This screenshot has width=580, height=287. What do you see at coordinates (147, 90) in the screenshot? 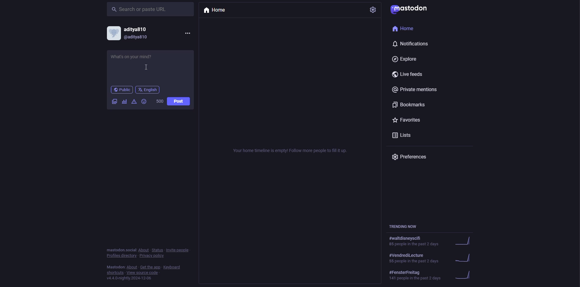
I see `english` at bounding box center [147, 90].